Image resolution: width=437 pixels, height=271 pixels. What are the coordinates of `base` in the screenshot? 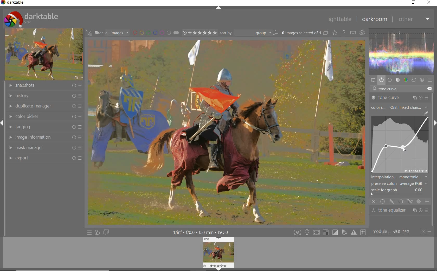 It's located at (390, 80).